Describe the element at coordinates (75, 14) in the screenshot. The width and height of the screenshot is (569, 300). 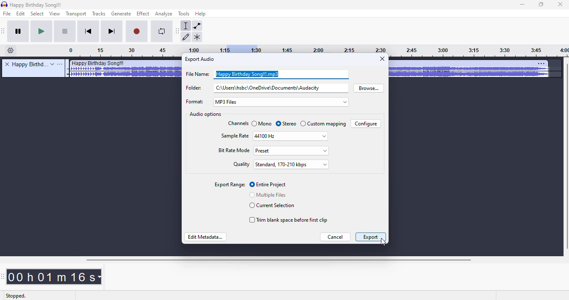
I see `transport` at that location.